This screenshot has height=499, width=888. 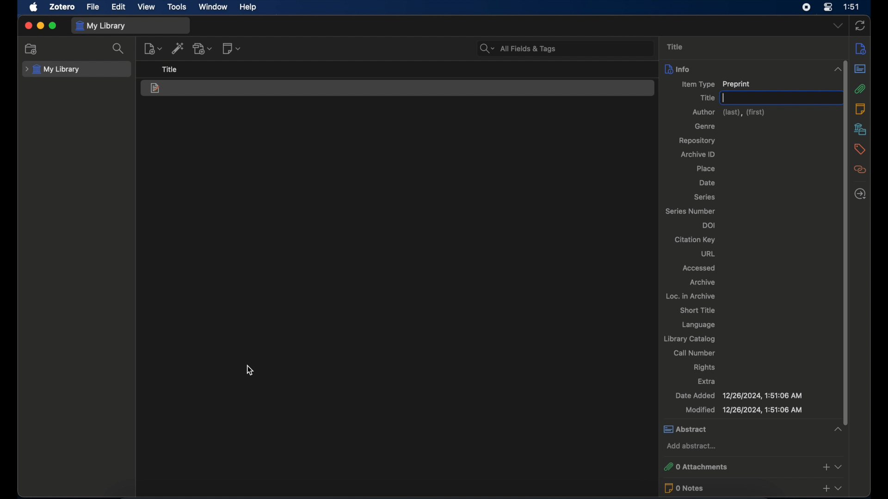 I want to click on language, so click(x=699, y=324).